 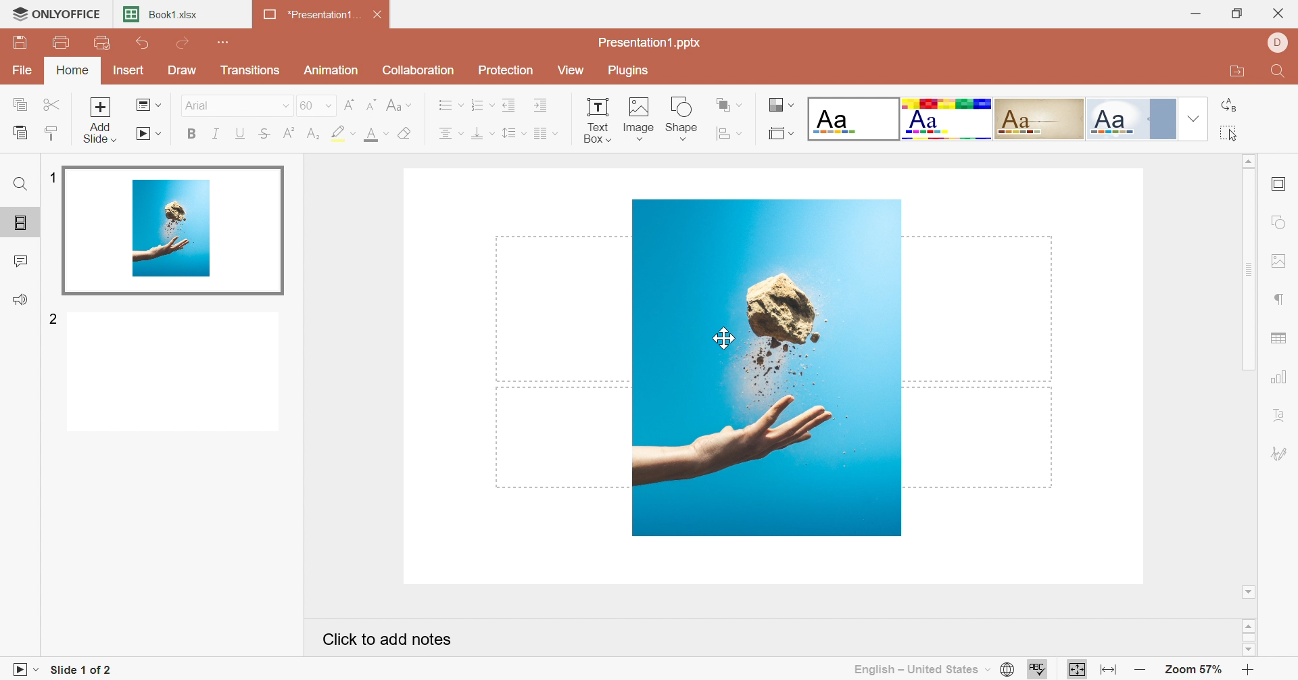 I want to click on Drop Down, so click(x=1191, y=118).